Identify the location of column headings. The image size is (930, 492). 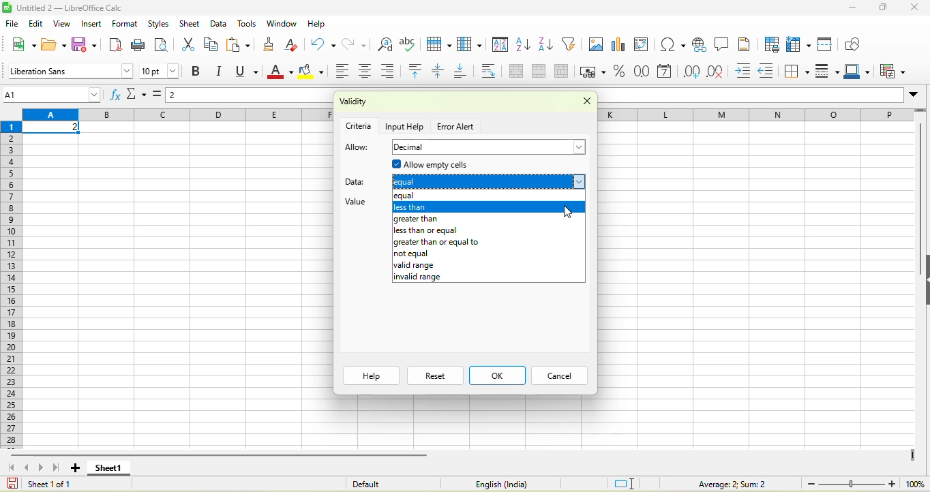
(177, 115).